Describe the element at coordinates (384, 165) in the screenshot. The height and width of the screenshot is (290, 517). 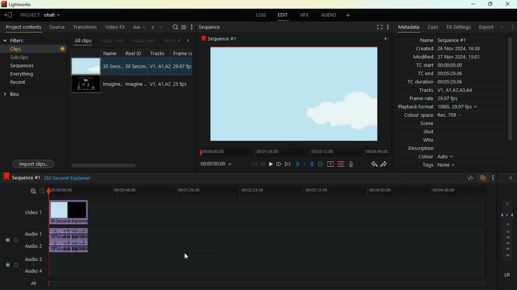
I see `forward` at that location.